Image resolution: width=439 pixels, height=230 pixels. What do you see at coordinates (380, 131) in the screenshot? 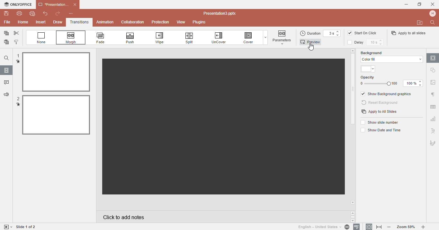
I see `Show date and time` at bounding box center [380, 131].